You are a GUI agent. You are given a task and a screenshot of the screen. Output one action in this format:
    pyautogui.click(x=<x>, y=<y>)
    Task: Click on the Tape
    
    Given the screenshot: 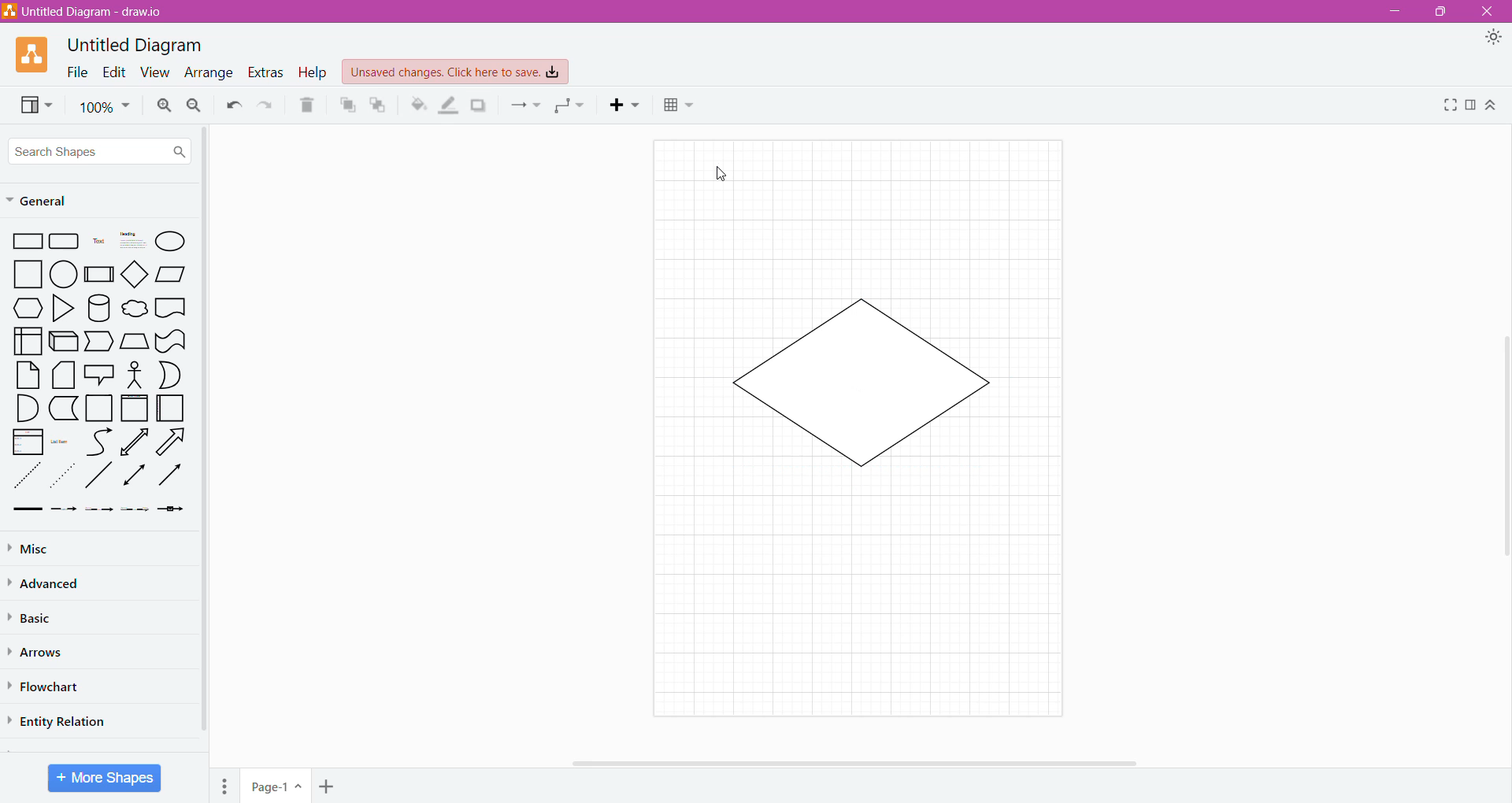 What is the action you would take?
    pyautogui.click(x=171, y=342)
    